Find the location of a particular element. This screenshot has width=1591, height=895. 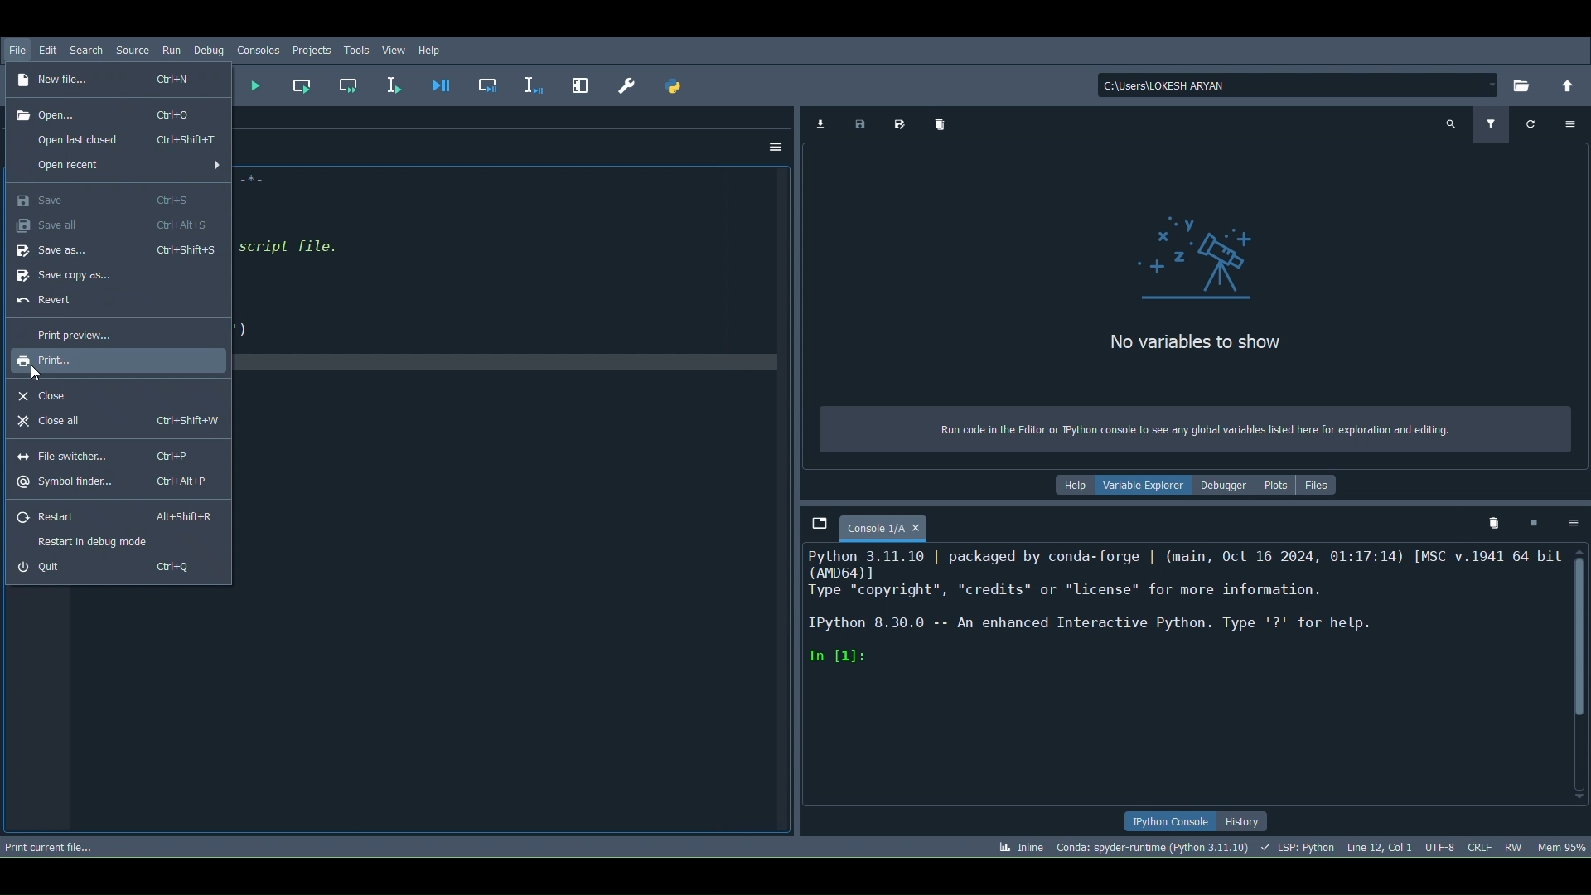

Options is located at coordinates (774, 146).